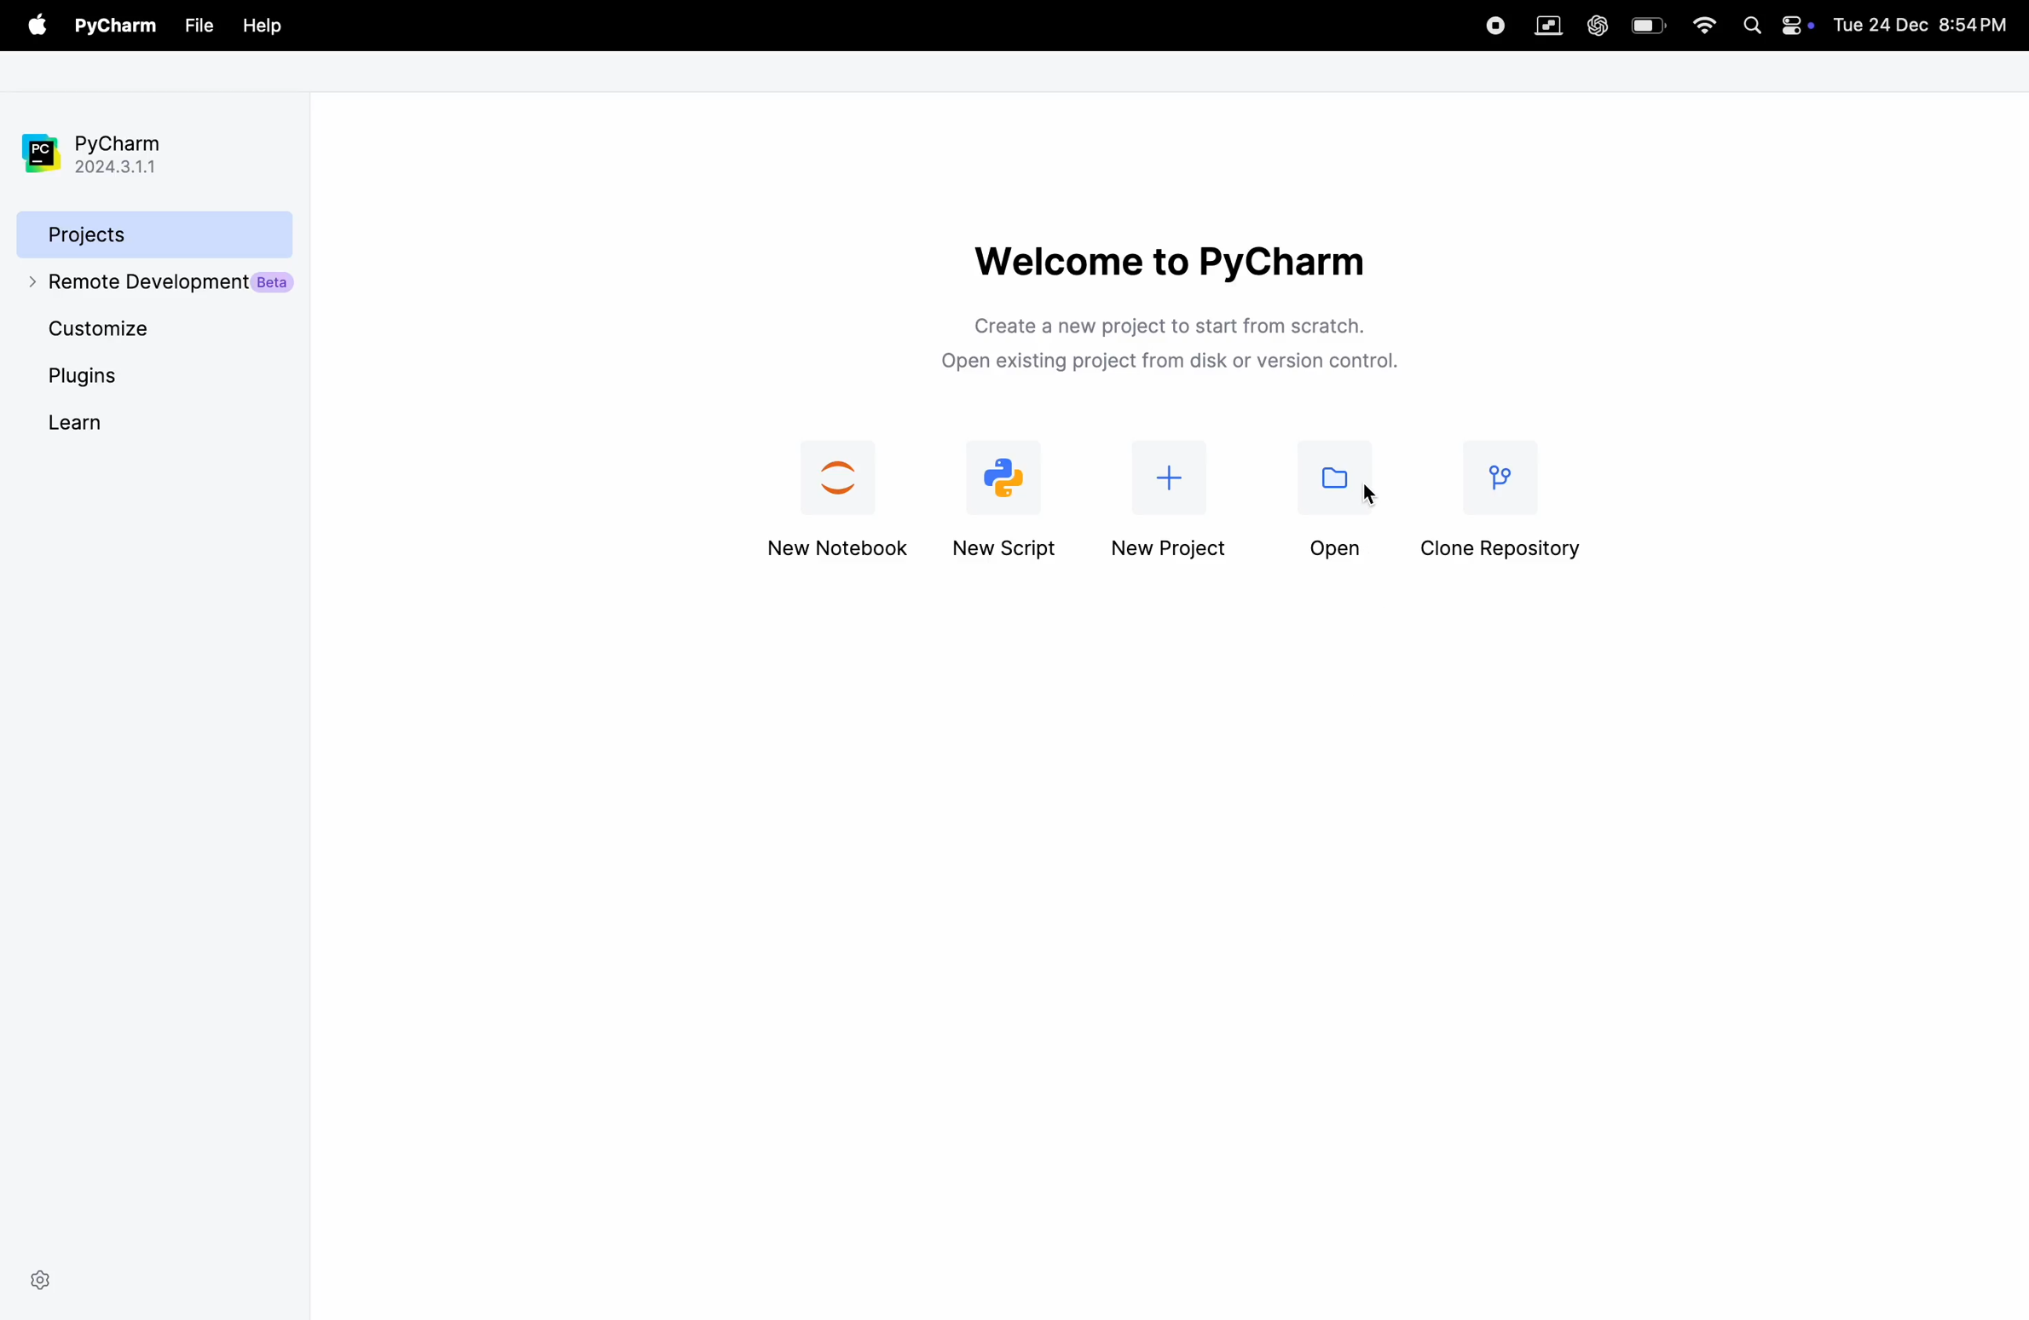  I want to click on parallel space, so click(1544, 24).